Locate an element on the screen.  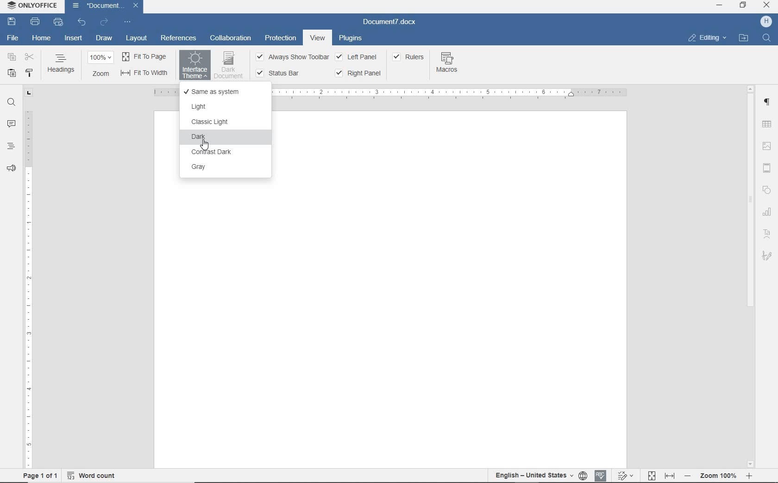
INSERT is located at coordinates (73, 39).